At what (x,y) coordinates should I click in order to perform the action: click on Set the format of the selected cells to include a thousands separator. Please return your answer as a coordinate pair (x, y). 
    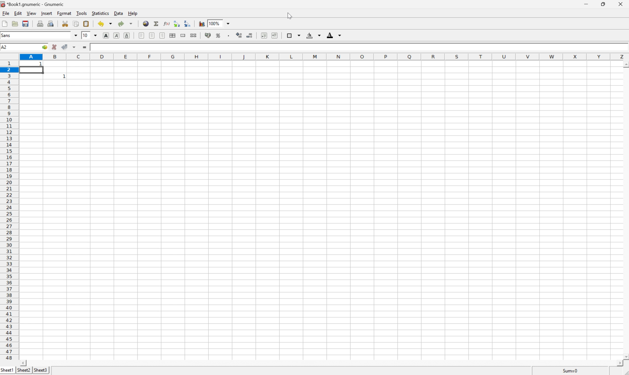
    Looking at the image, I should click on (228, 36).